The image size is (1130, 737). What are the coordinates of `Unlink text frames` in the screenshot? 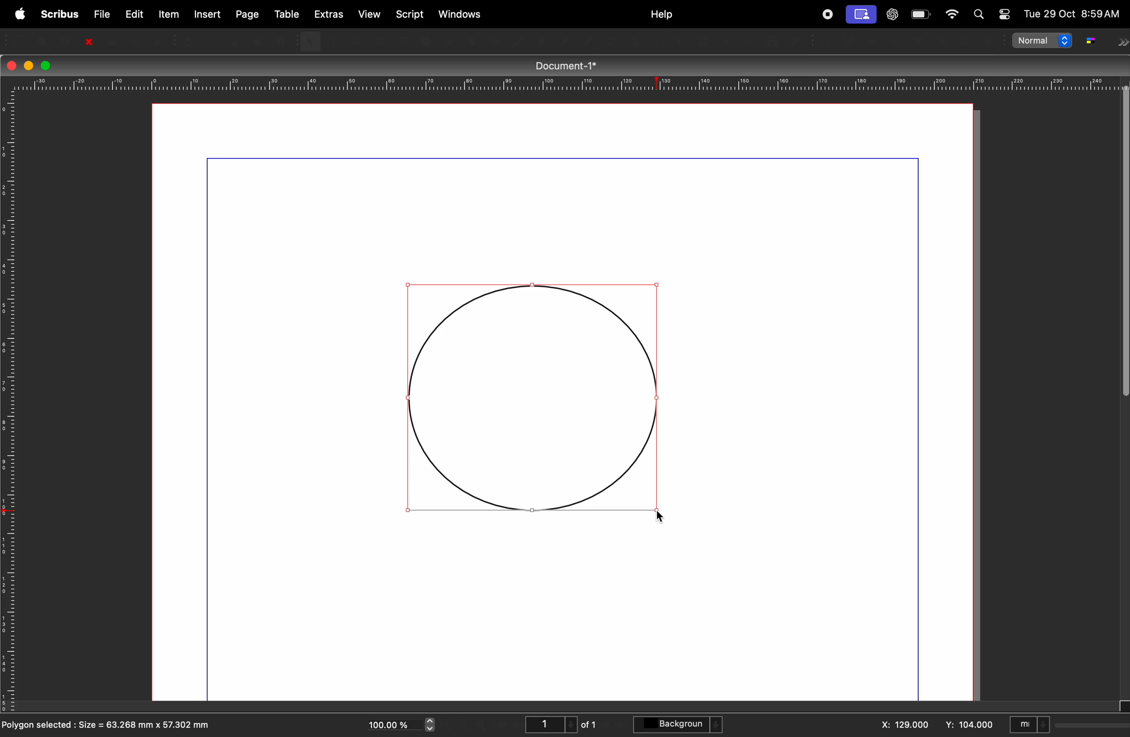 It's located at (726, 41).